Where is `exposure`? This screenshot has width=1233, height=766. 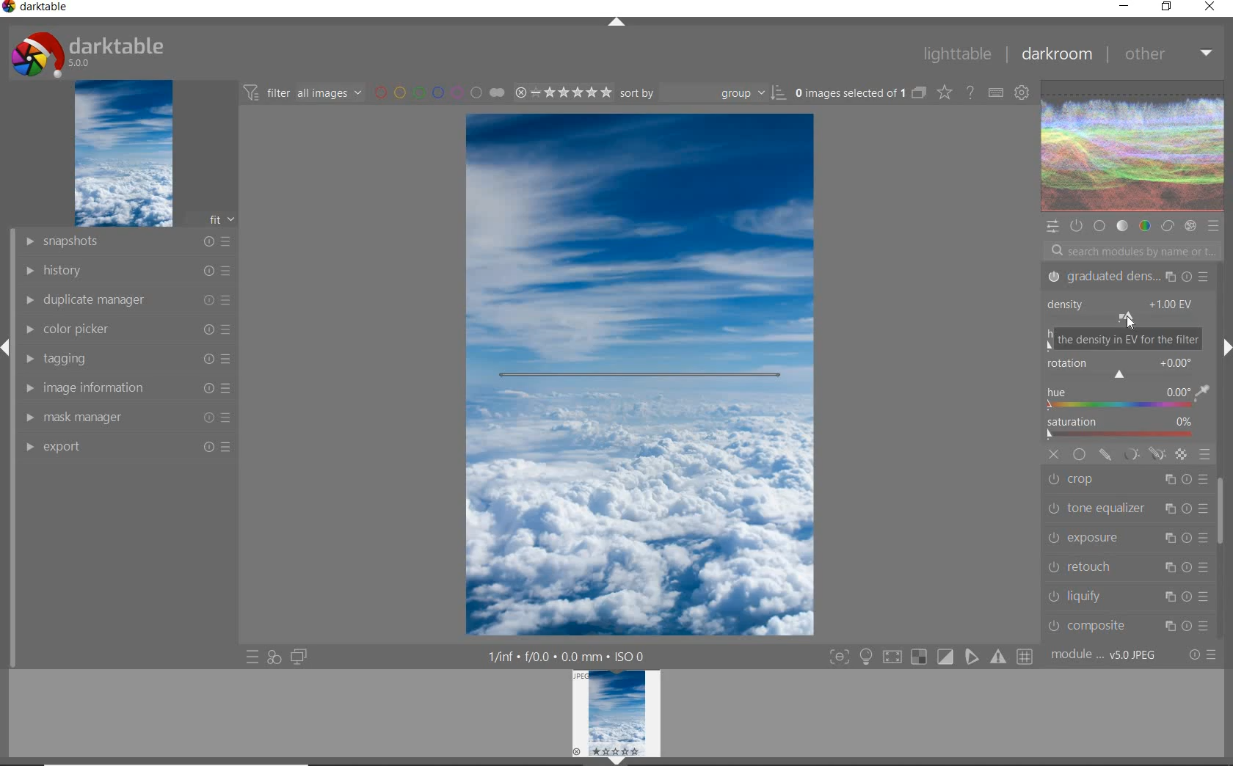 exposure is located at coordinates (1126, 537).